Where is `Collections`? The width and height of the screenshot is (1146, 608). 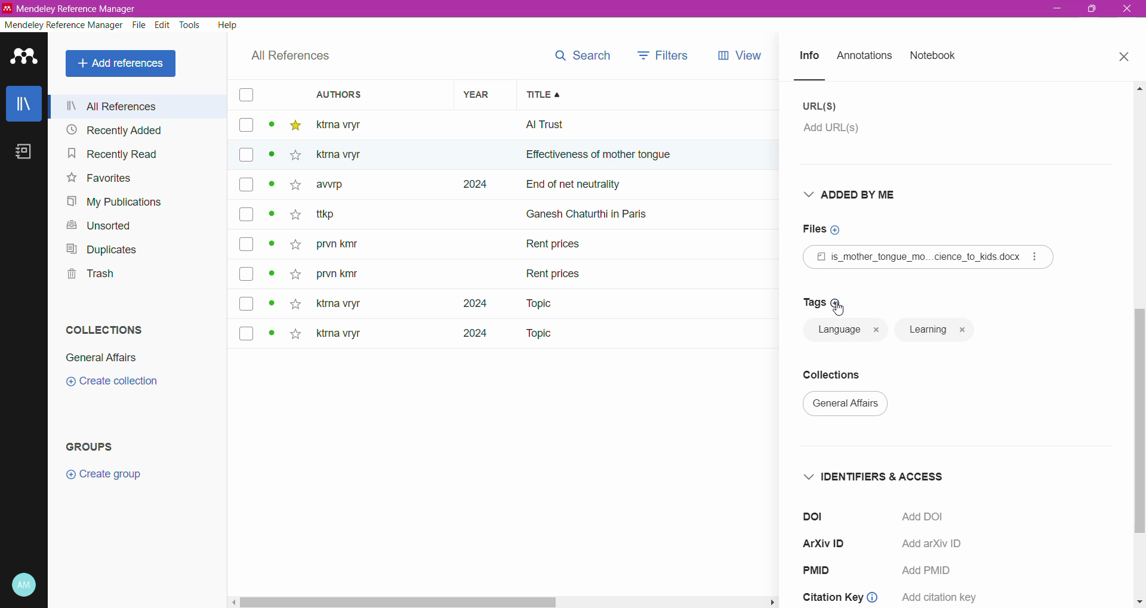
Collections is located at coordinates (840, 372).